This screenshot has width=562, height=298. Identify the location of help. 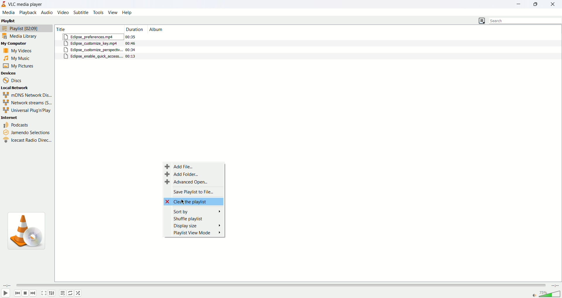
(127, 12).